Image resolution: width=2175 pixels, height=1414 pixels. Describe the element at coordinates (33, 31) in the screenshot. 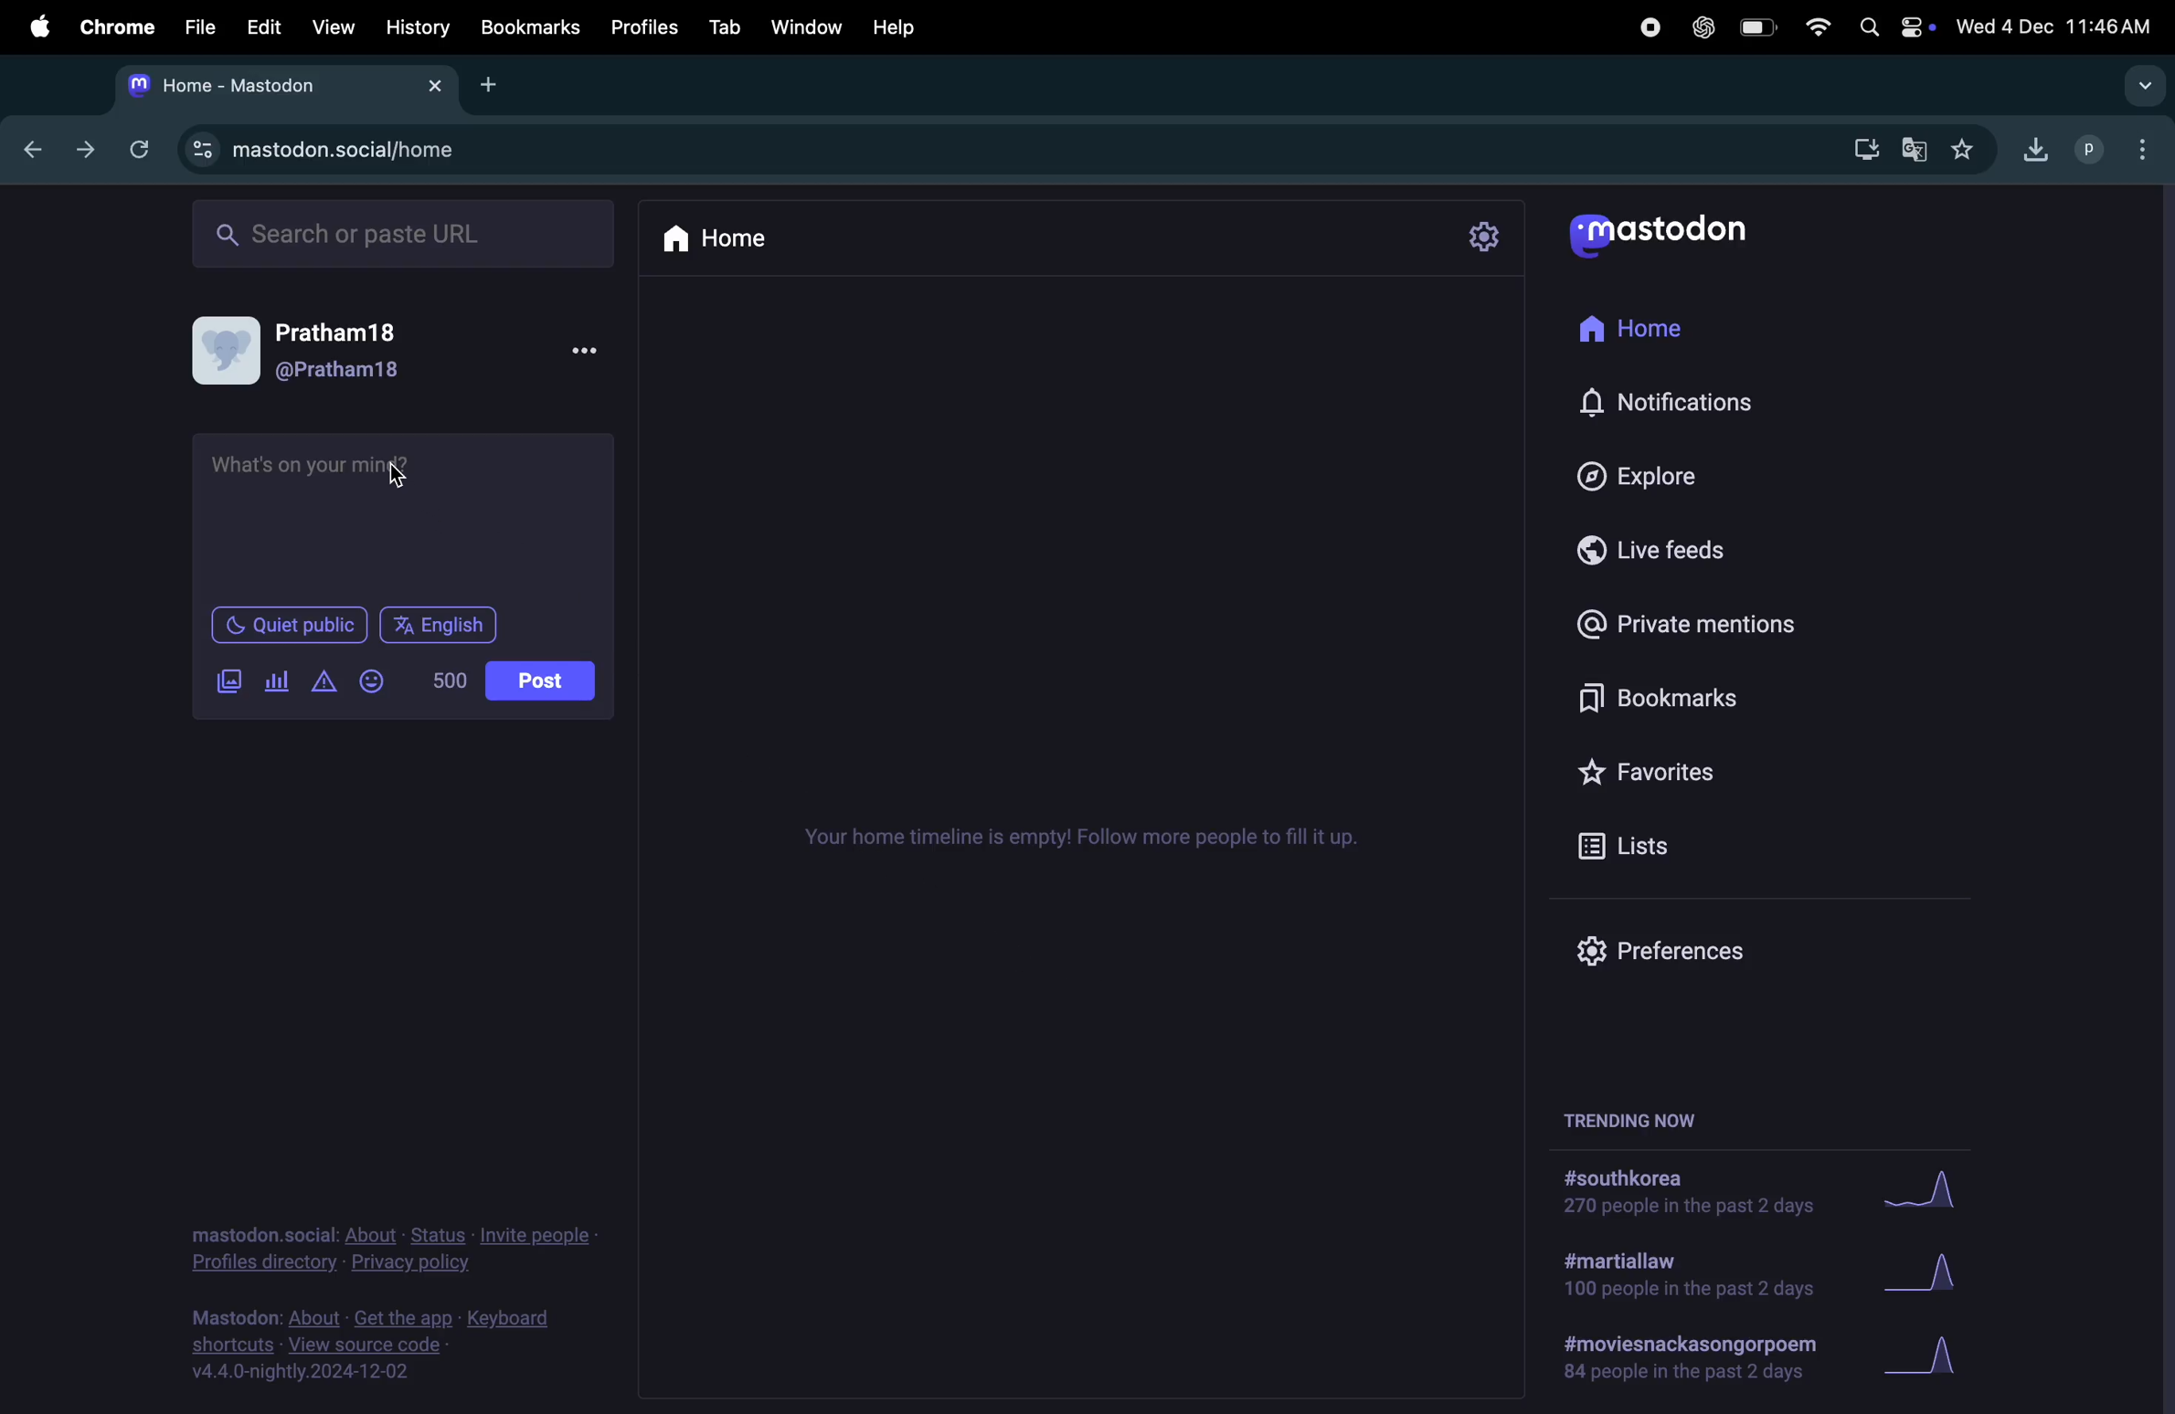

I see `apple menu` at that location.